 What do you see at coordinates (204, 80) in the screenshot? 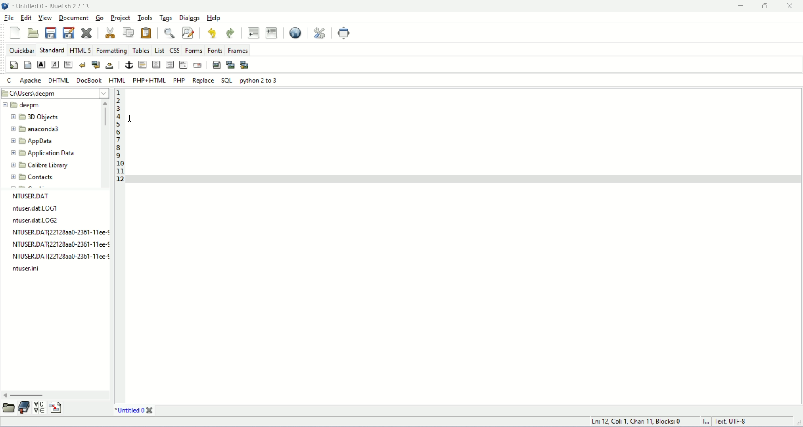
I see `Replace` at bounding box center [204, 80].